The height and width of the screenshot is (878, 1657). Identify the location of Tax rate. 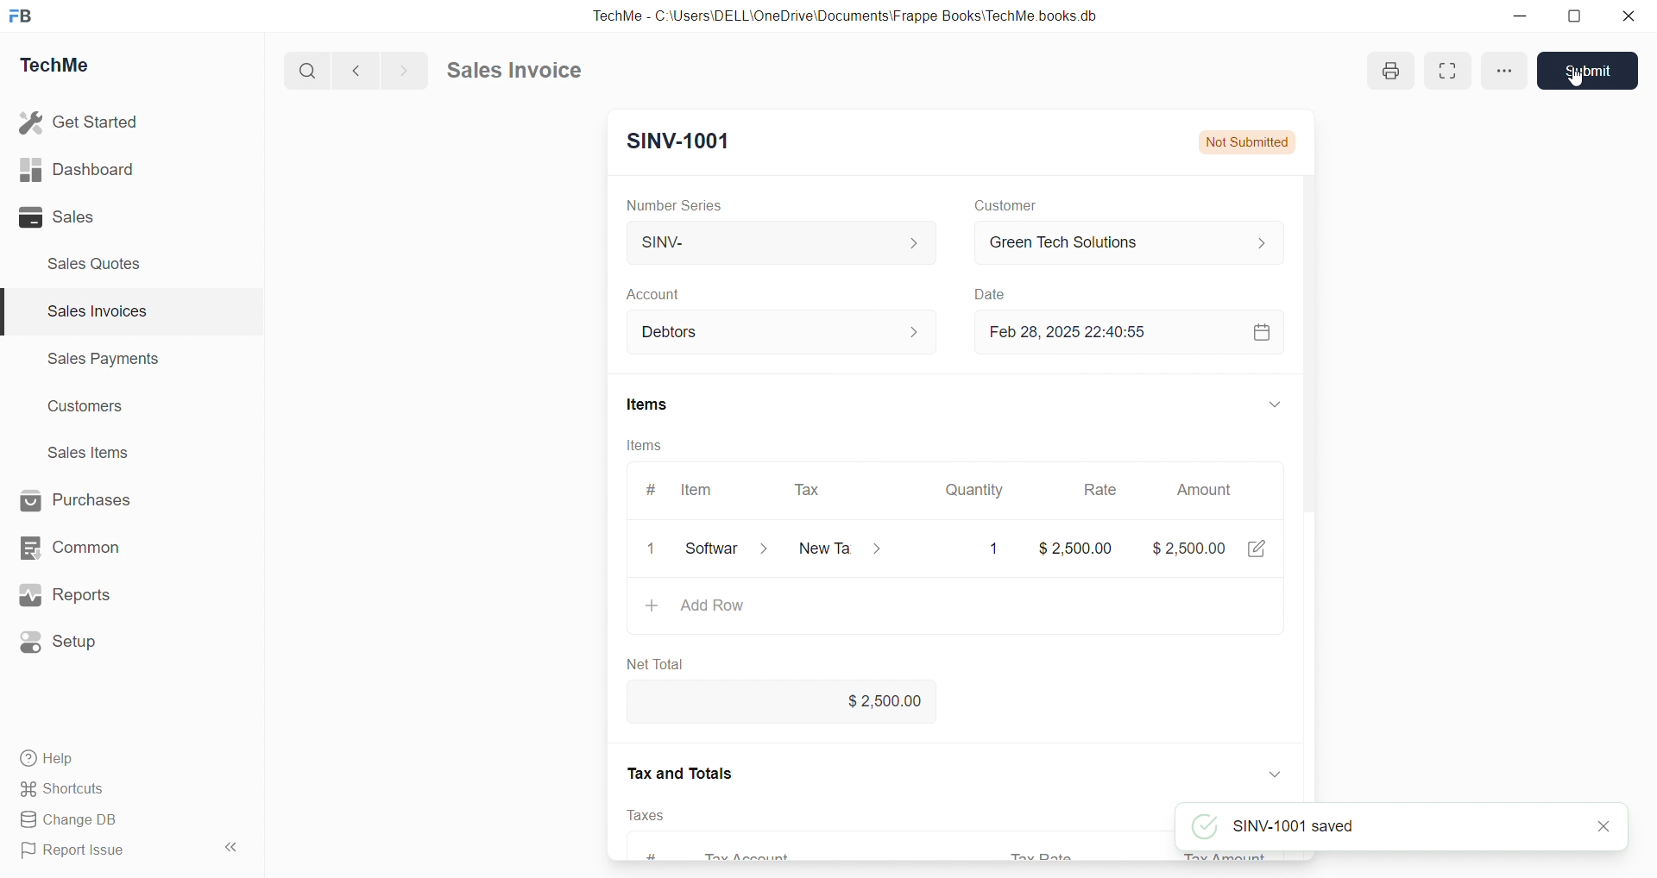
(1054, 856).